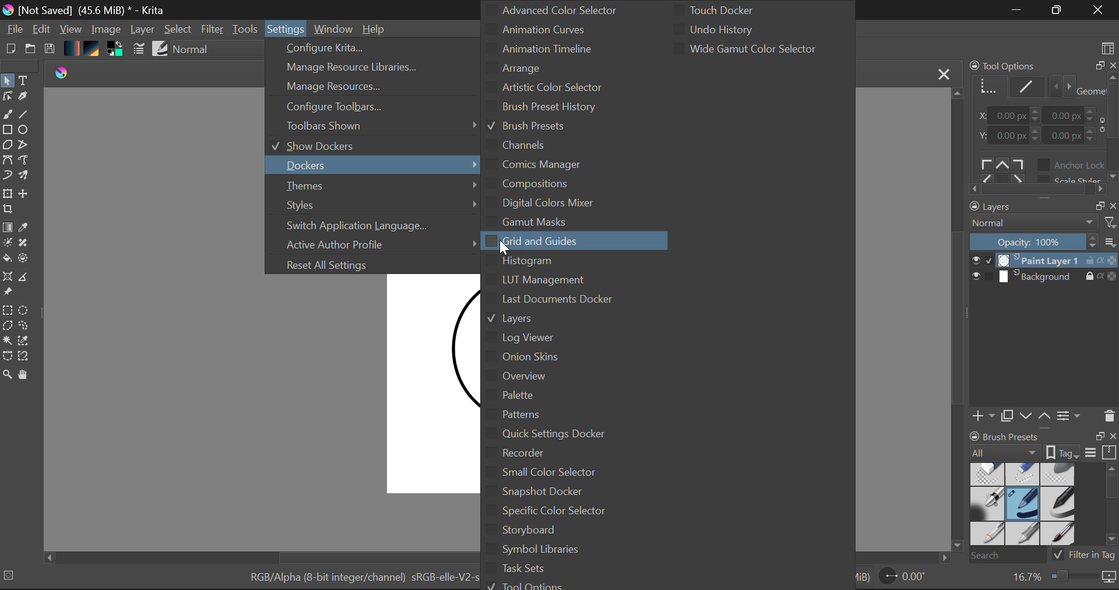  What do you see at coordinates (547, 48) in the screenshot?
I see `Animation Timeline` at bounding box center [547, 48].